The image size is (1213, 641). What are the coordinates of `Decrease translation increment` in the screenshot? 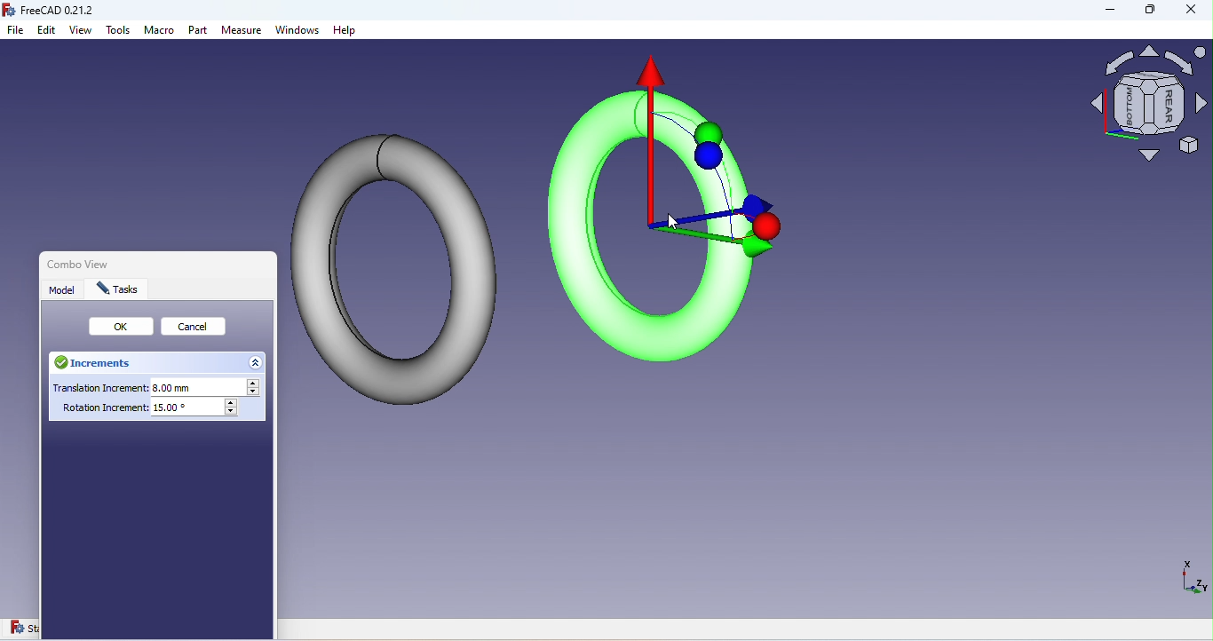 It's located at (256, 393).